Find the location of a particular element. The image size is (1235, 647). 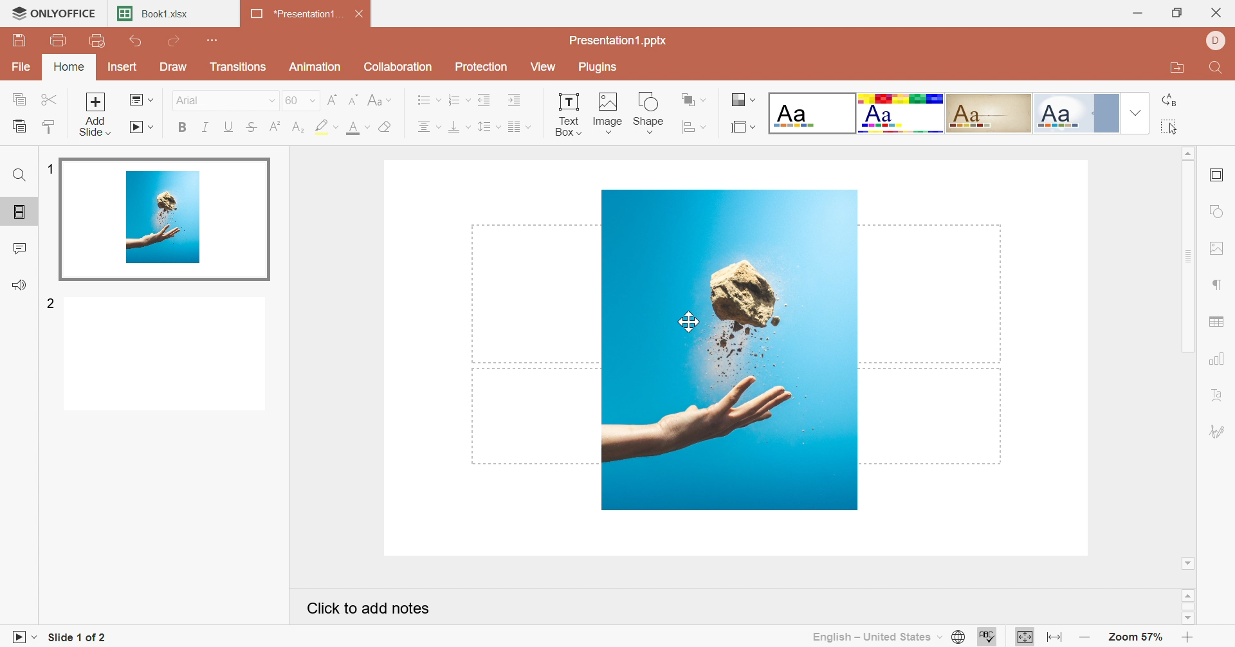

Dell is located at coordinates (1215, 42).